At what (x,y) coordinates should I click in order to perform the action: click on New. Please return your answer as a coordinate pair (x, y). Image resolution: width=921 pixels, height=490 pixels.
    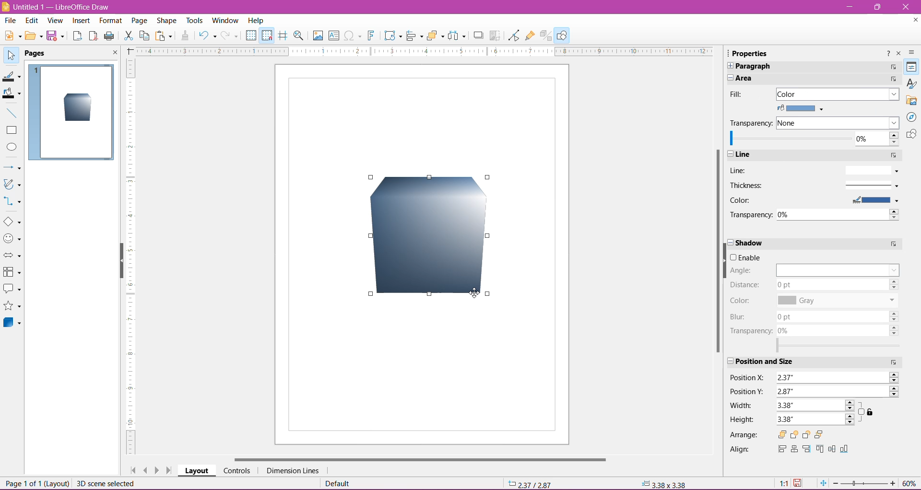
    Looking at the image, I should click on (12, 35).